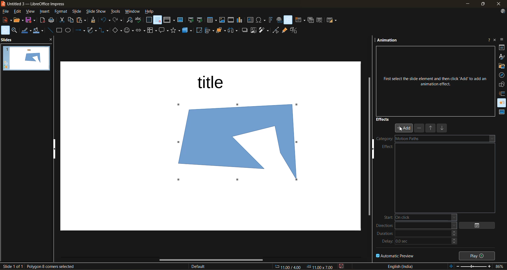 Image resolution: width=507 pixels, height=270 pixels. What do you see at coordinates (403, 128) in the screenshot?
I see `add` at bounding box center [403, 128].